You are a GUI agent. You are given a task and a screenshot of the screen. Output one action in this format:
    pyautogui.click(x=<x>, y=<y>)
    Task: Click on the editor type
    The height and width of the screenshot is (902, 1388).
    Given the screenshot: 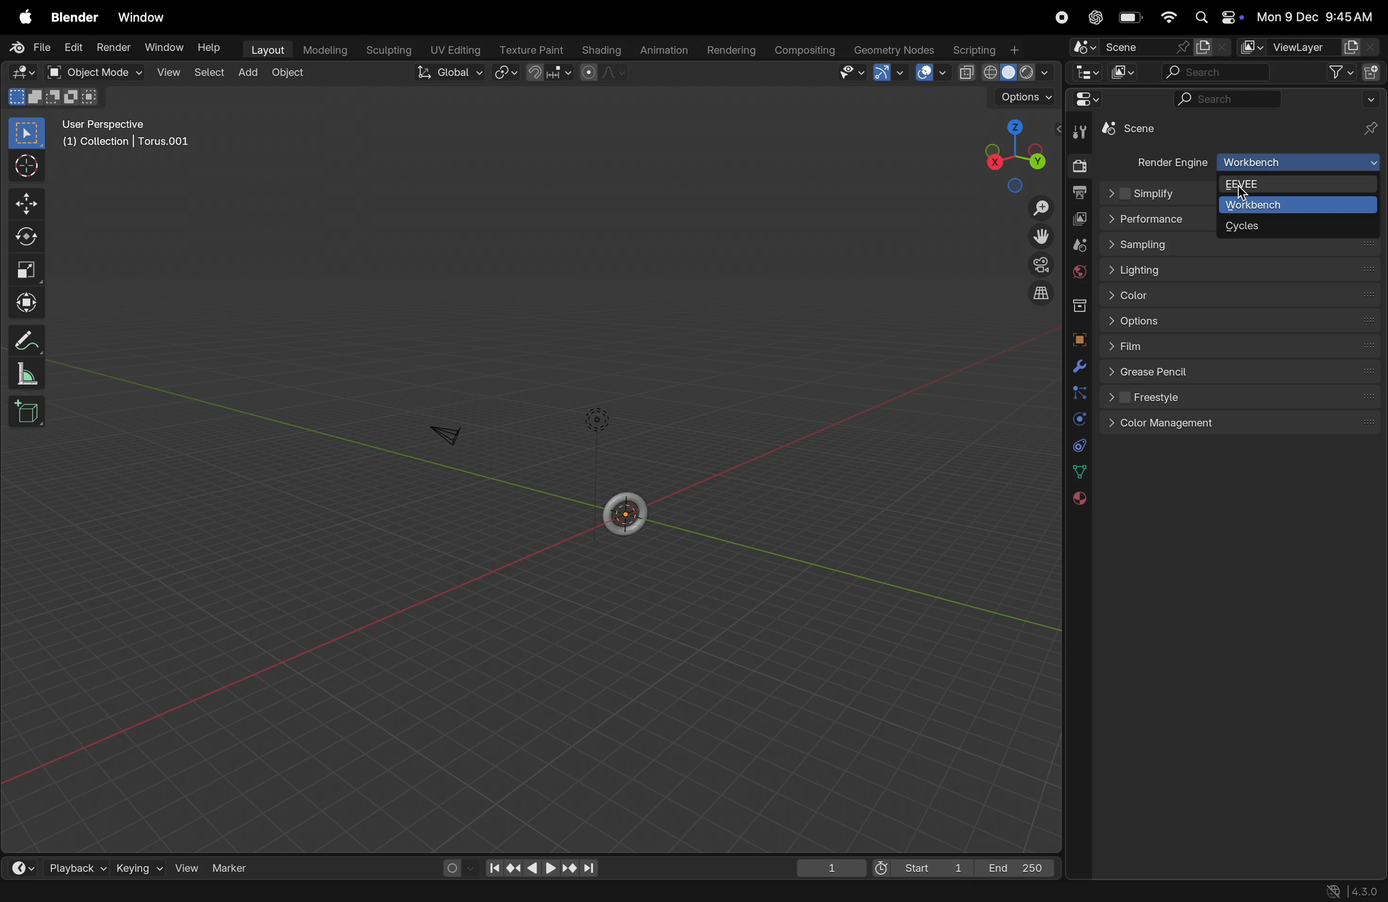 What is the action you would take?
    pyautogui.click(x=1080, y=102)
    